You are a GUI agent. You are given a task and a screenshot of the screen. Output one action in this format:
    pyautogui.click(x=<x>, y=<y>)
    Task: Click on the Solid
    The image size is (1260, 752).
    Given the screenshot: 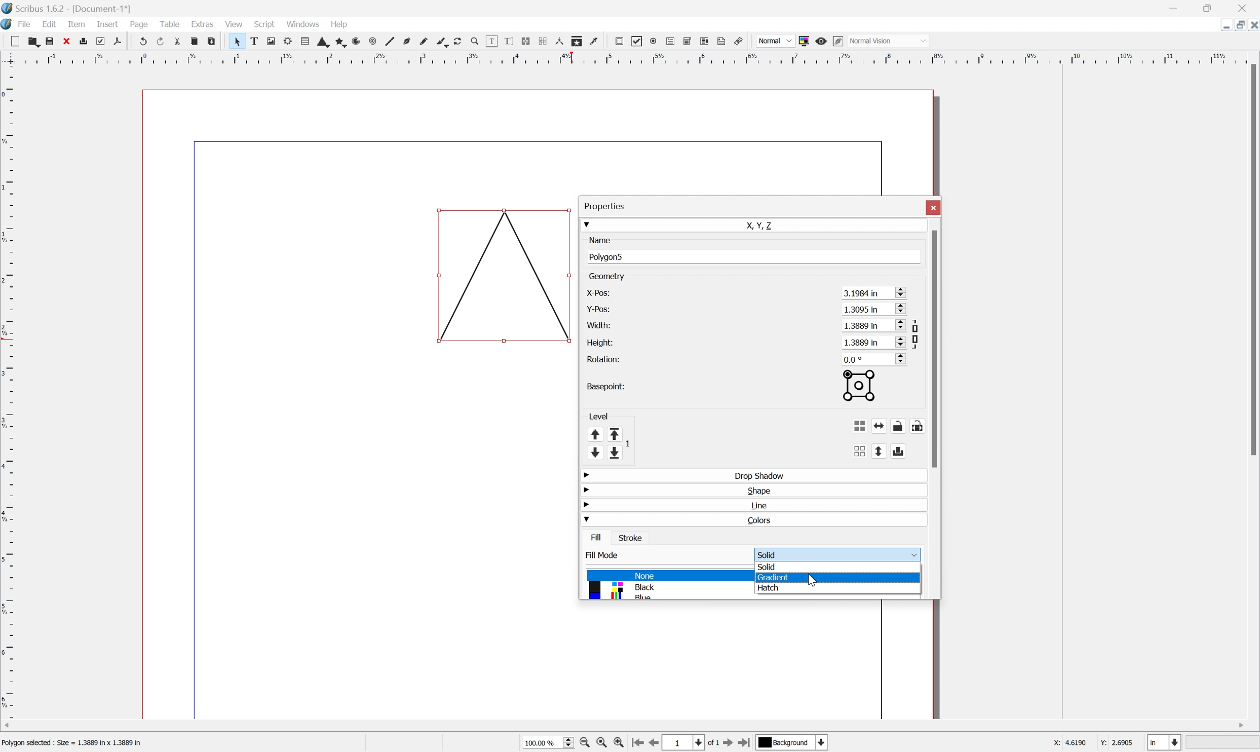 What is the action you would take?
    pyautogui.click(x=837, y=555)
    